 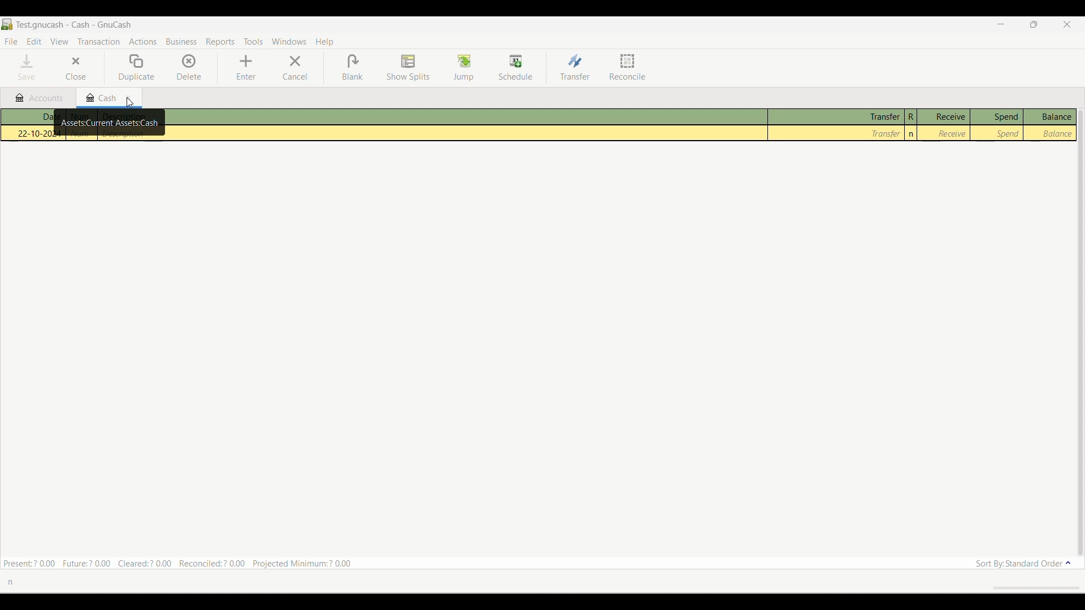 I want to click on Recieve, so click(x=946, y=135).